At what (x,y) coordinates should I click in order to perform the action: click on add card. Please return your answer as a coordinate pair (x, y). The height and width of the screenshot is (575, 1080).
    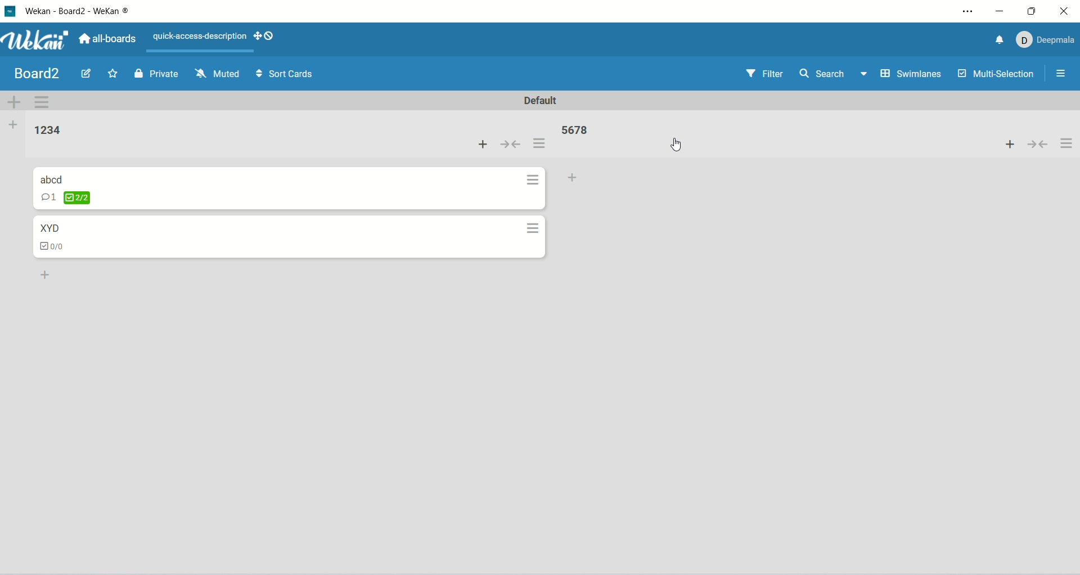
    Looking at the image, I should click on (578, 178).